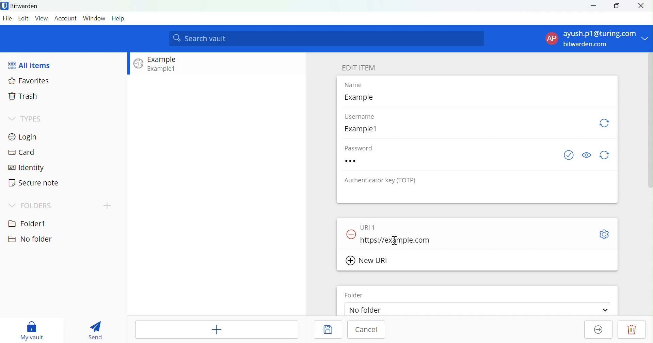 This screenshot has height=343, width=653. I want to click on Check if password has been exposed., so click(568, 155).